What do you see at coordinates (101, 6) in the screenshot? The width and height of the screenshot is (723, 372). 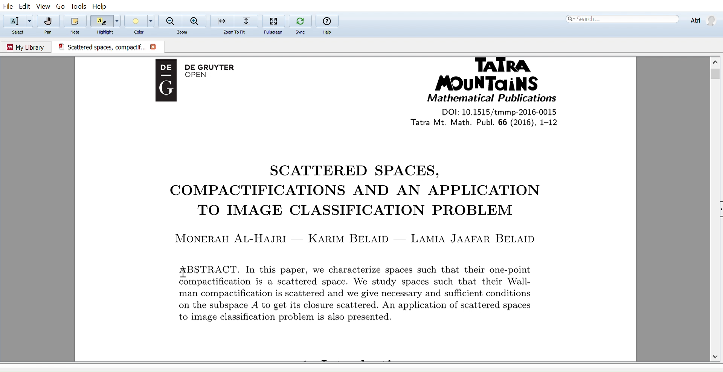 I see `Help` at bounding box center [101, 6].